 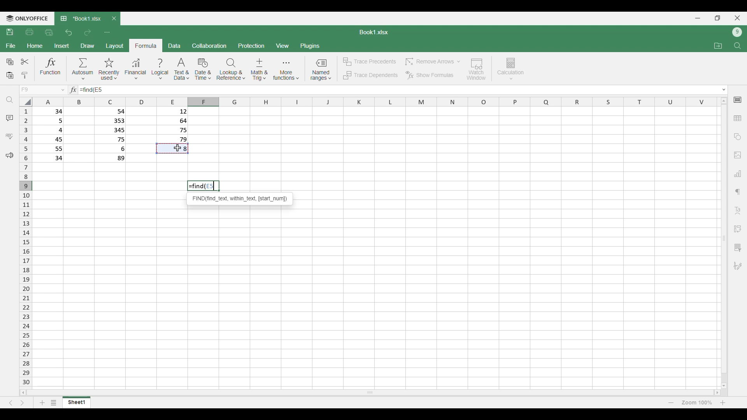 I want to click on Function typed in, so click(x=86, y=90).